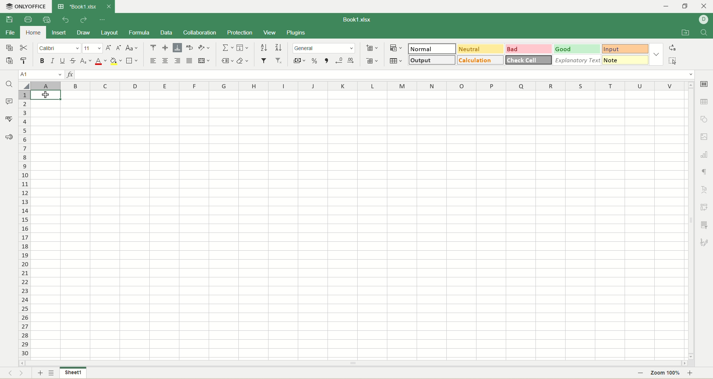 The image size is (713, 379). I want to click on worksheet, so click(358, 225).